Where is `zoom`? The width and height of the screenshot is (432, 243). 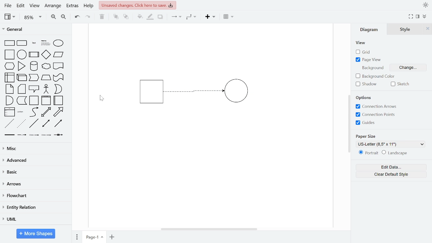 zoom is located at coordinates (33, 17).